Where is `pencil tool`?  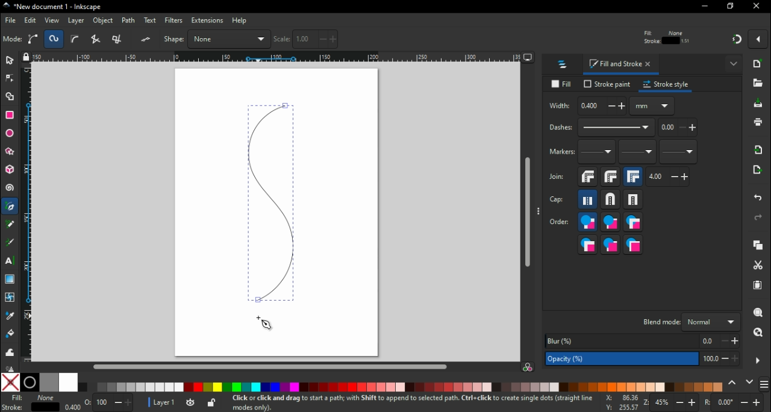
pencil tool is located at coordinates (10, 228).